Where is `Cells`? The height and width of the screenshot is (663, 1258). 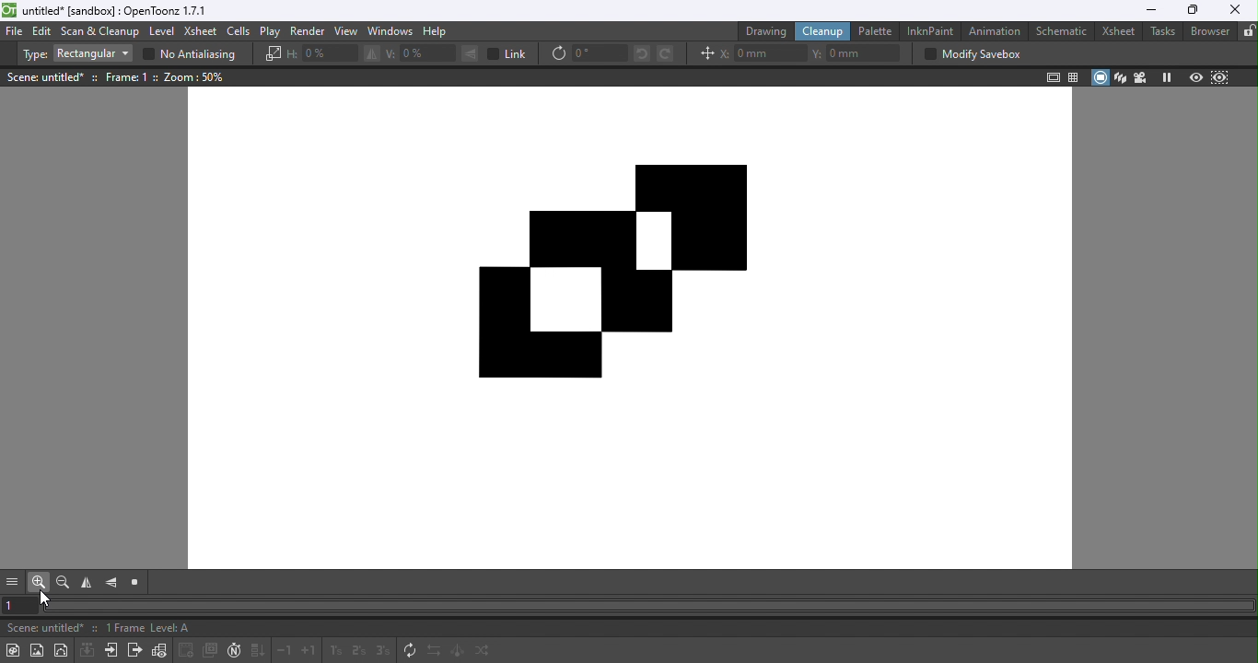
Cells is located at coordinates (238, 32).